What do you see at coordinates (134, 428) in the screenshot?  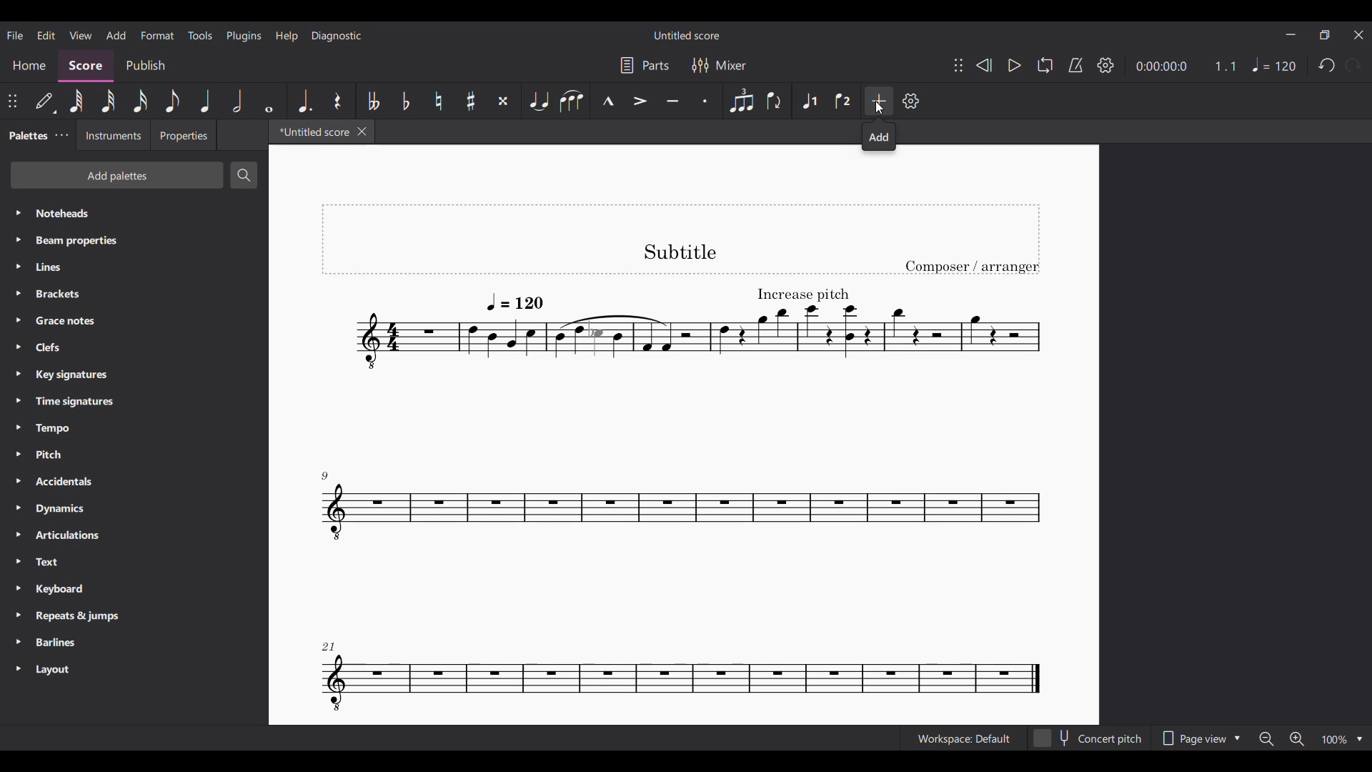 I see `Tempo` at bounding box center [134, 428].